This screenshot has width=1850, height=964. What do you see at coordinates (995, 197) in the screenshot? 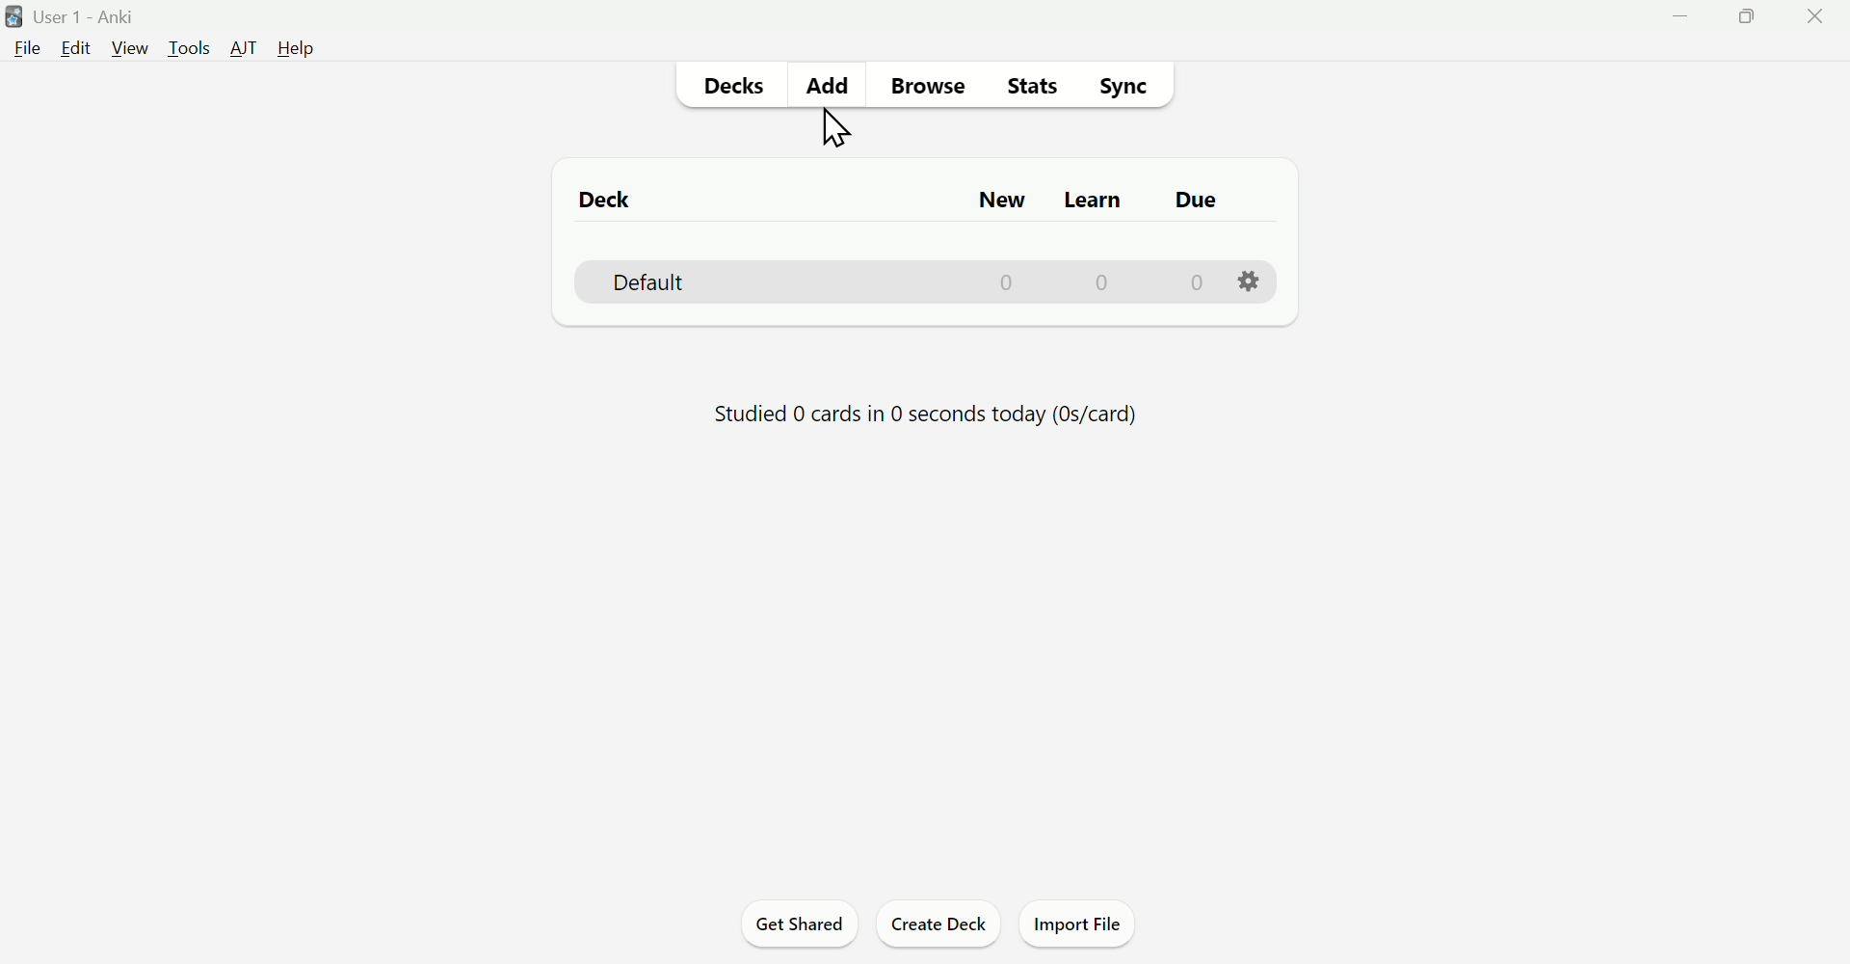
I see `New` at bounding box center [995, 197].